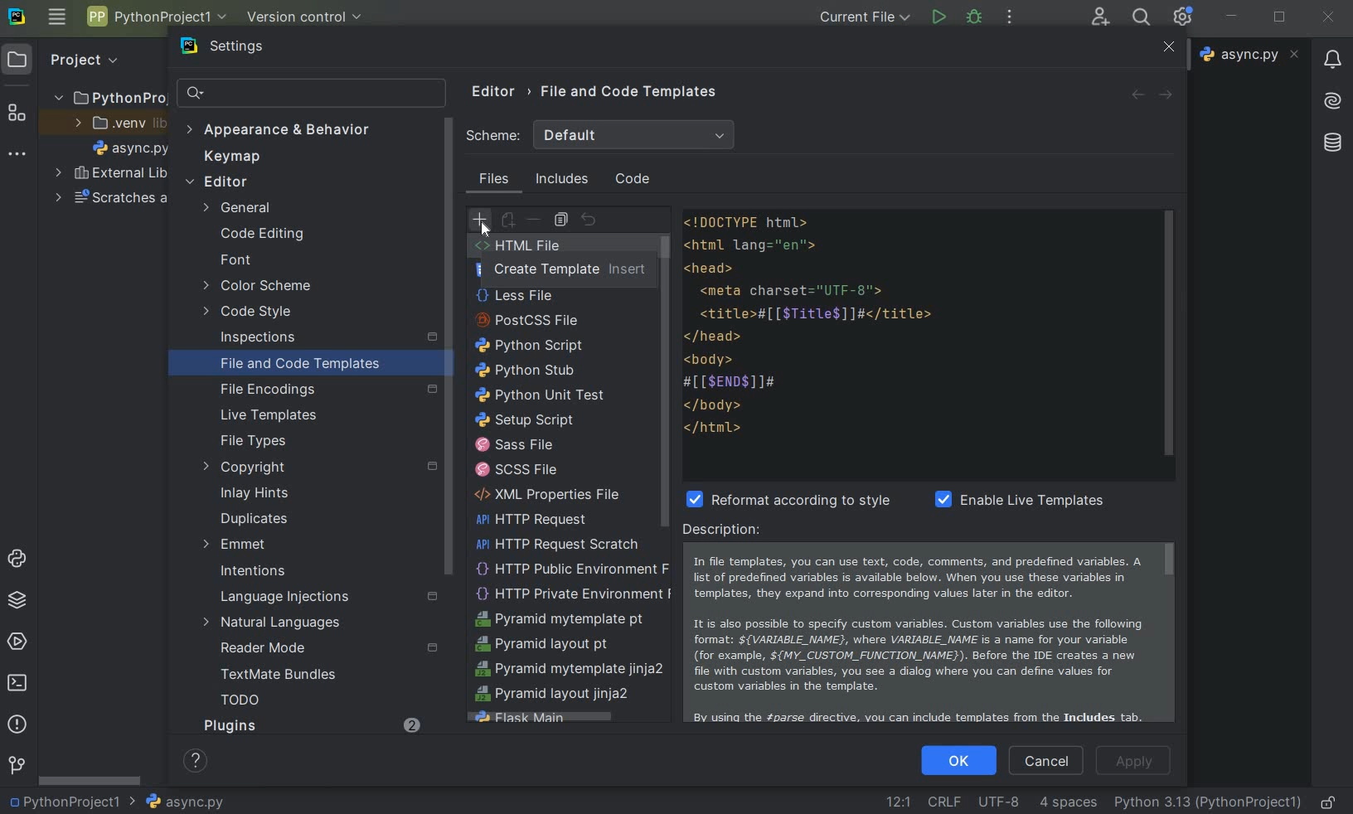 The width and height of the screenshot is (1353, 814). What do you see at coordinates (569, 669) in the screenshot?
I see `pyramid mytemplate jinja2` at bounding box center [569, 669].